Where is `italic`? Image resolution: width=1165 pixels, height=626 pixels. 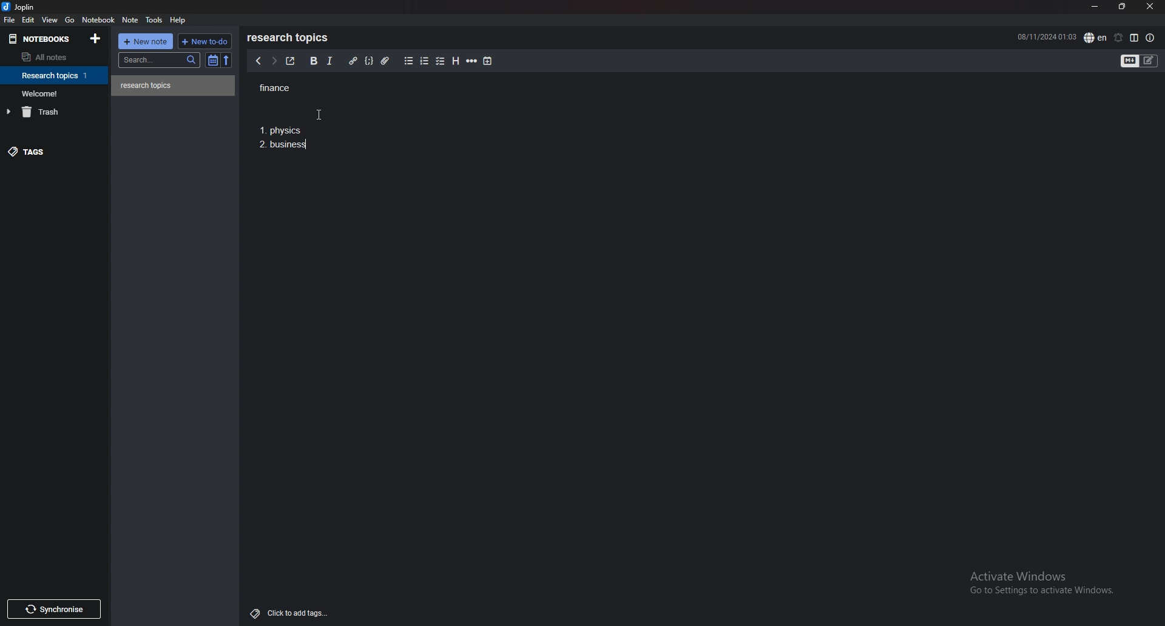
italic is located at coordinates (329, 61).